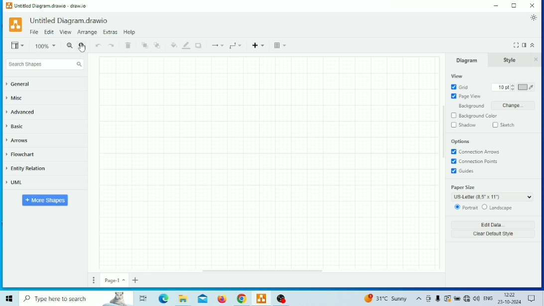  I want to click on untitled diagram. draw.io, so click(70, 20).